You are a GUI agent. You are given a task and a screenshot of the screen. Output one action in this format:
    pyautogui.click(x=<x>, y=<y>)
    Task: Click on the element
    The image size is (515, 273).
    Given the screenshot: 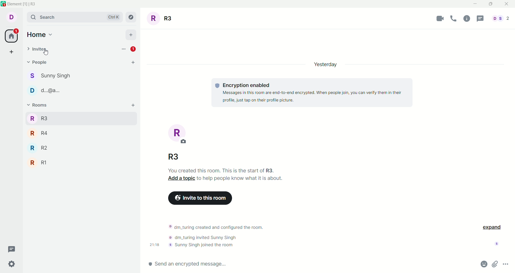 What is the action you would take?
    pyautogui.click(x=22, y=4)
    